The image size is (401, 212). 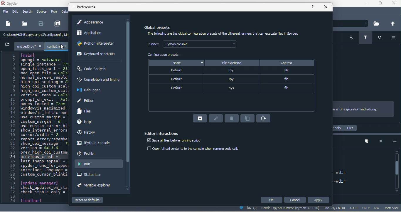 I want to click on filter, so click(x=366, y=38).